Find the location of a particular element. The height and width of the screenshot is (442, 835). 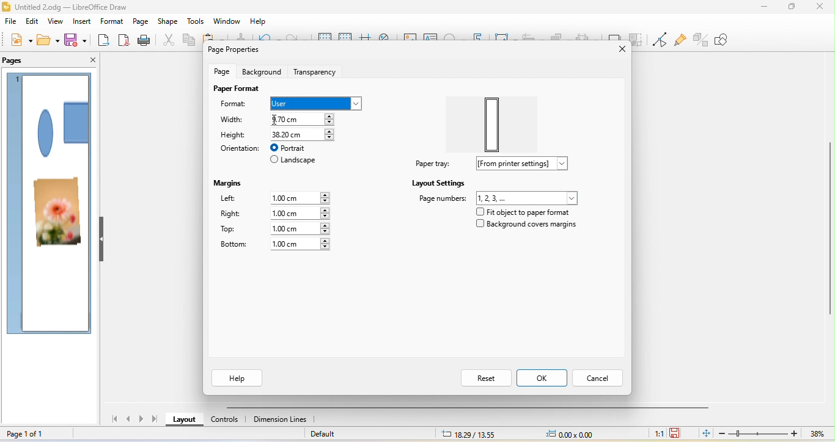

transparency is located at coordinates (315, 70).